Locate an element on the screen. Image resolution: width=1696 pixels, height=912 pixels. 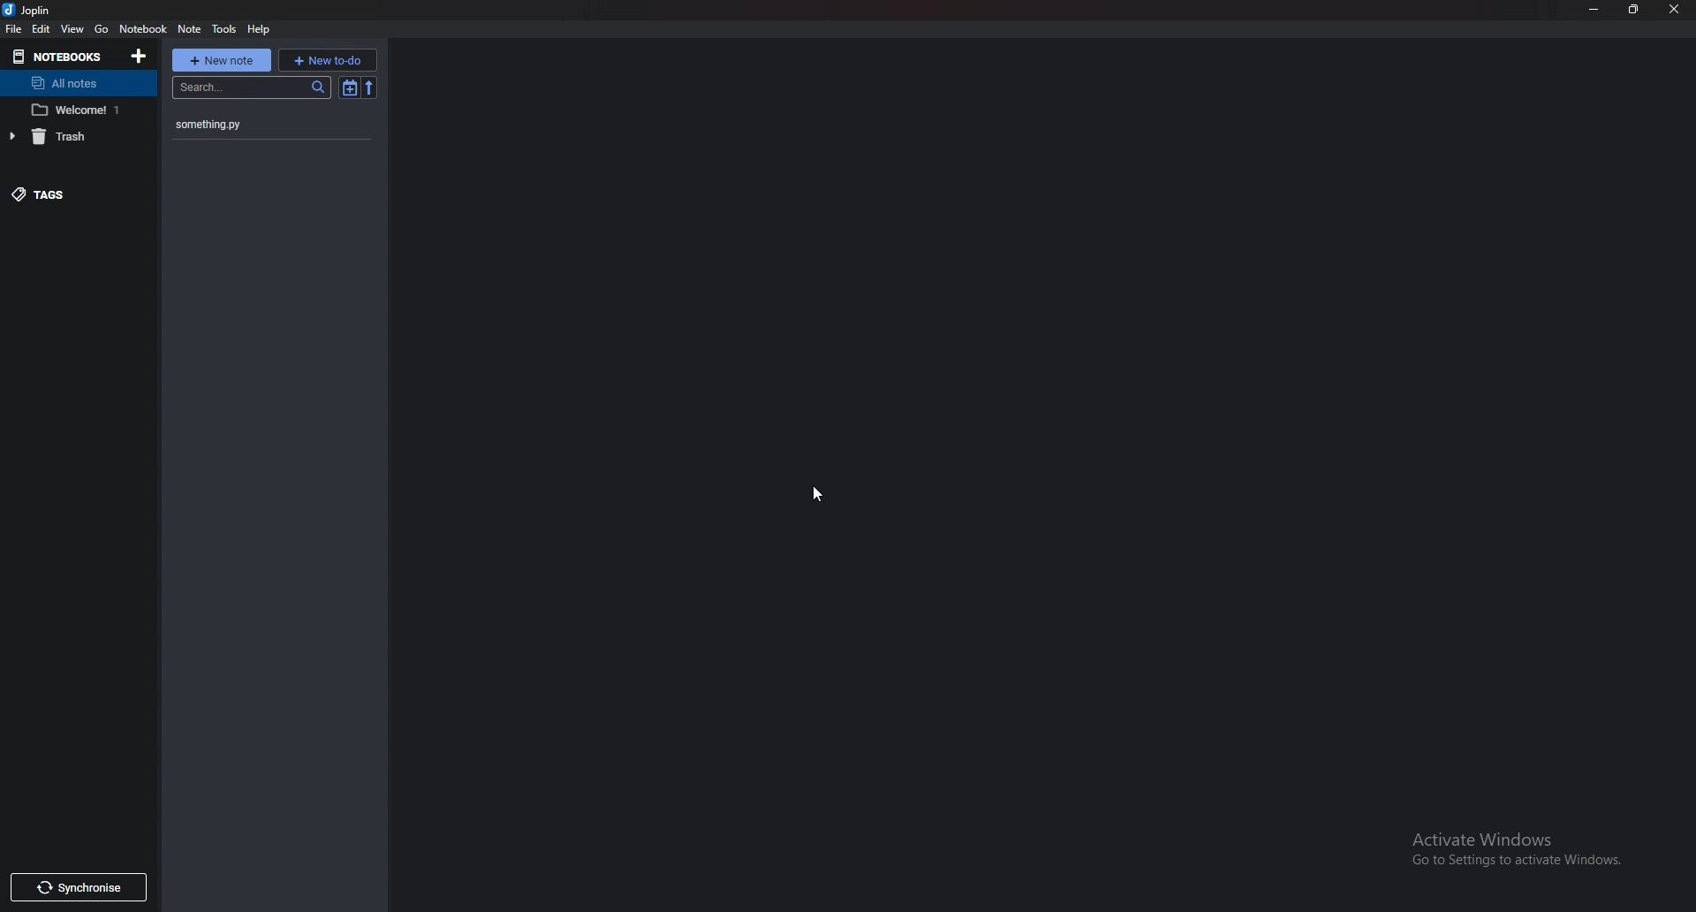
Add notebooks is located at coordinates (138, 55).